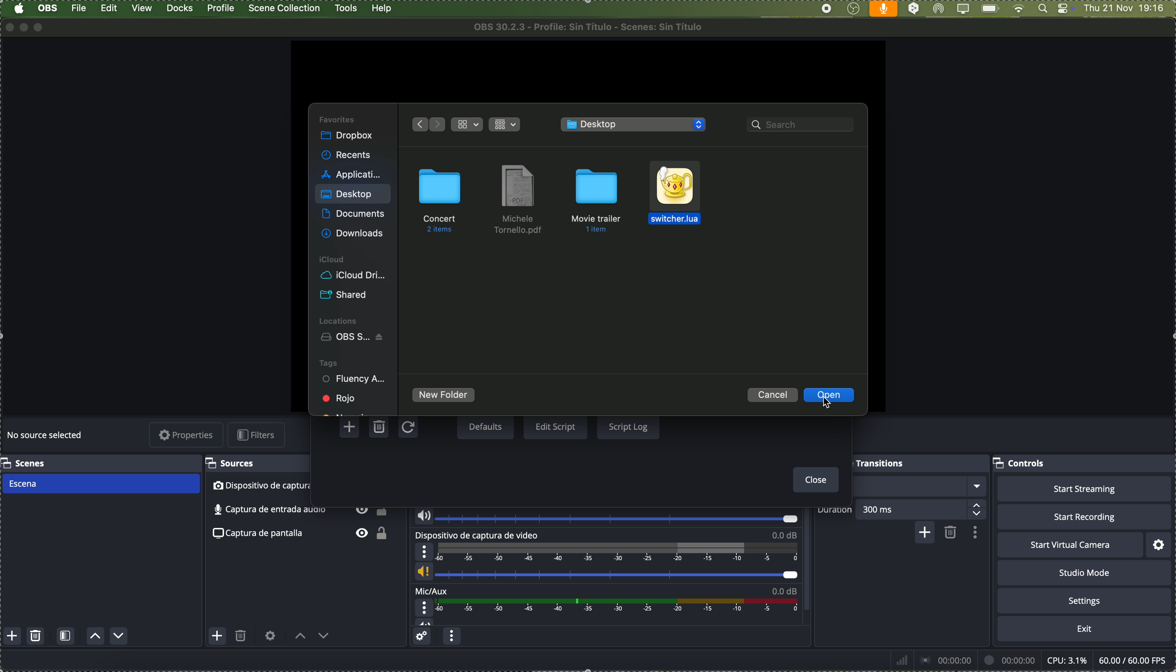 This screenshot has height=672, width=1176. What do you see at coordinates (259, 435) in the screenshot?
I see `filters` at bounding box center [259, 435].